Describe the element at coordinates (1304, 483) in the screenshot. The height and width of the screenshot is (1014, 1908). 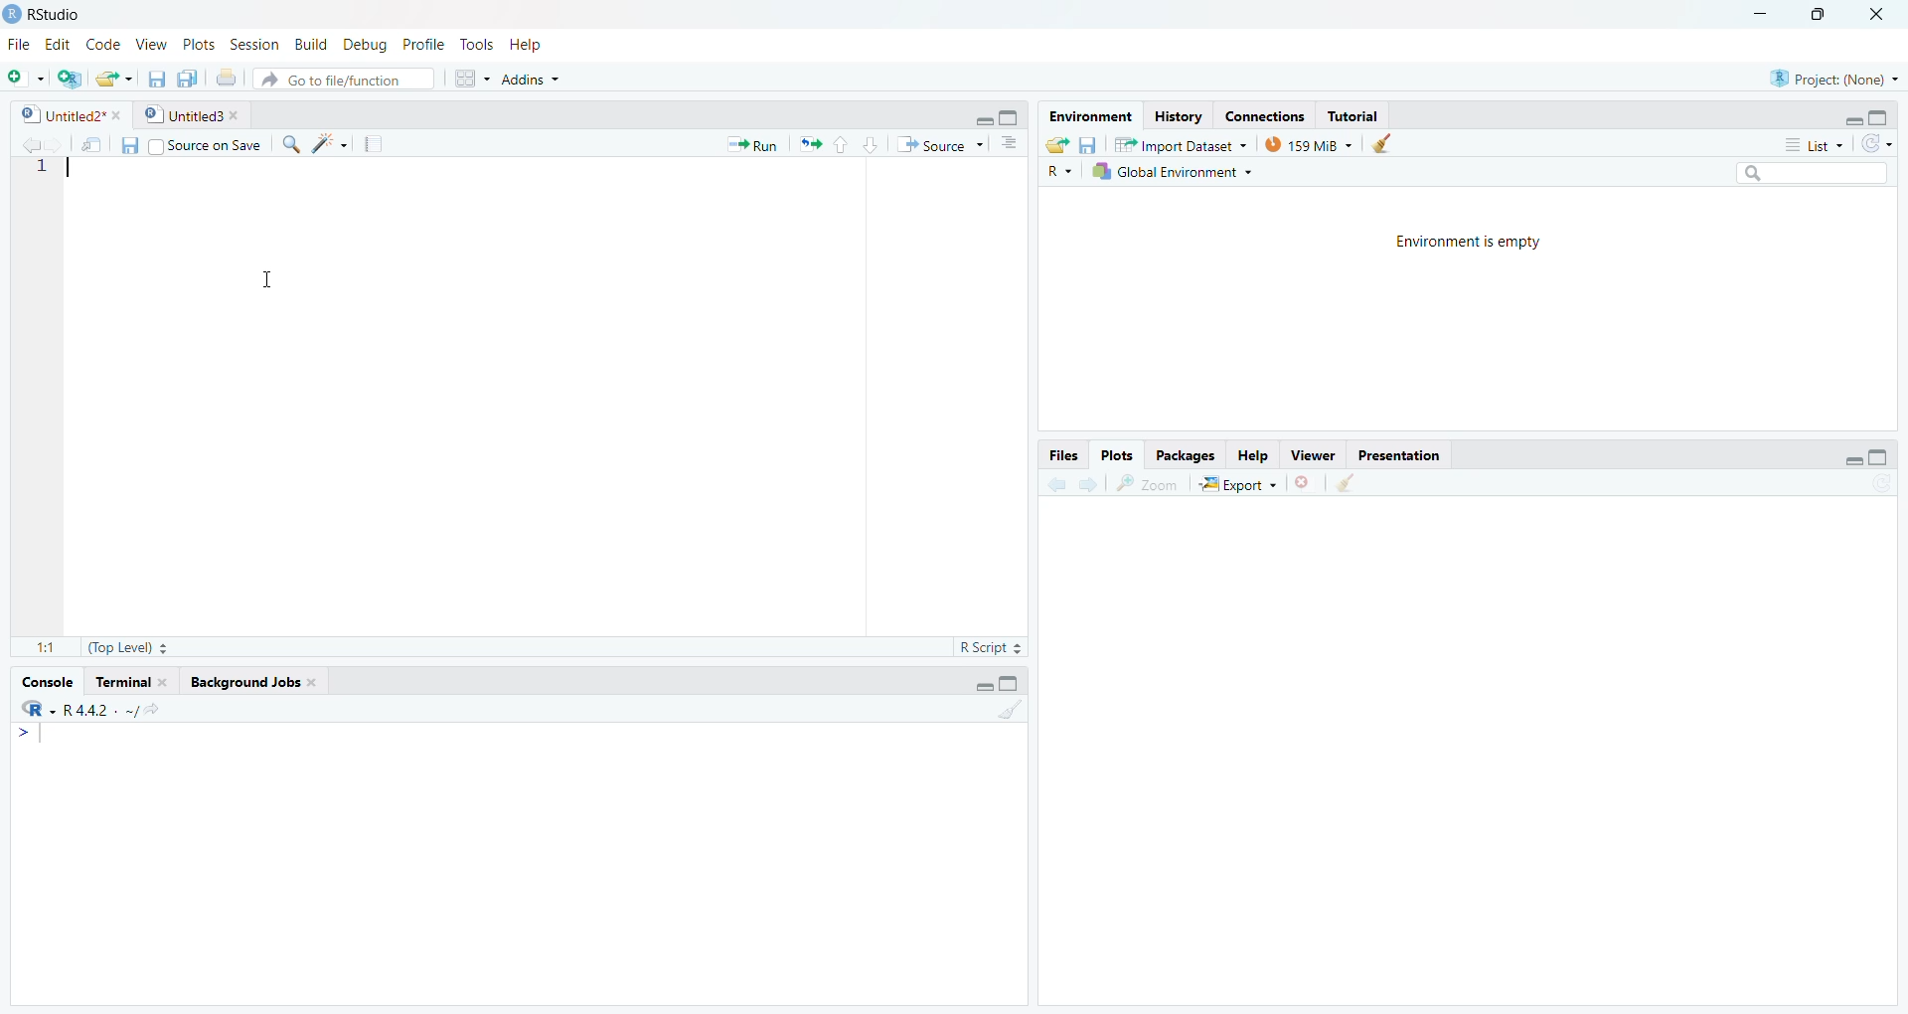
I see `Delete` at that location.